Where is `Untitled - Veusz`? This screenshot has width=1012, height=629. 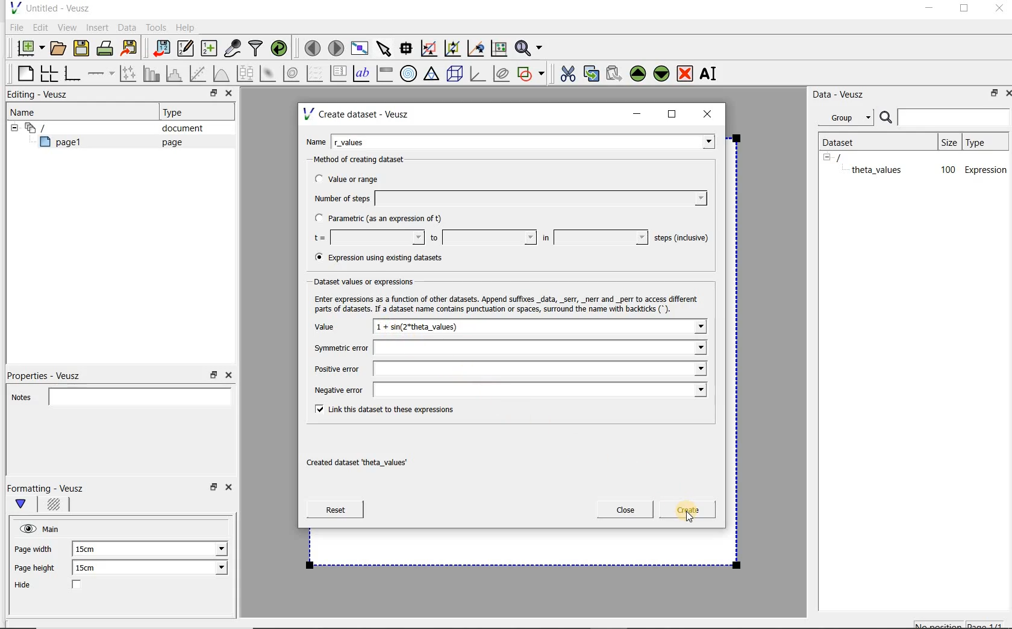
Untitled - Veusz is located at coordinates (49, 7).